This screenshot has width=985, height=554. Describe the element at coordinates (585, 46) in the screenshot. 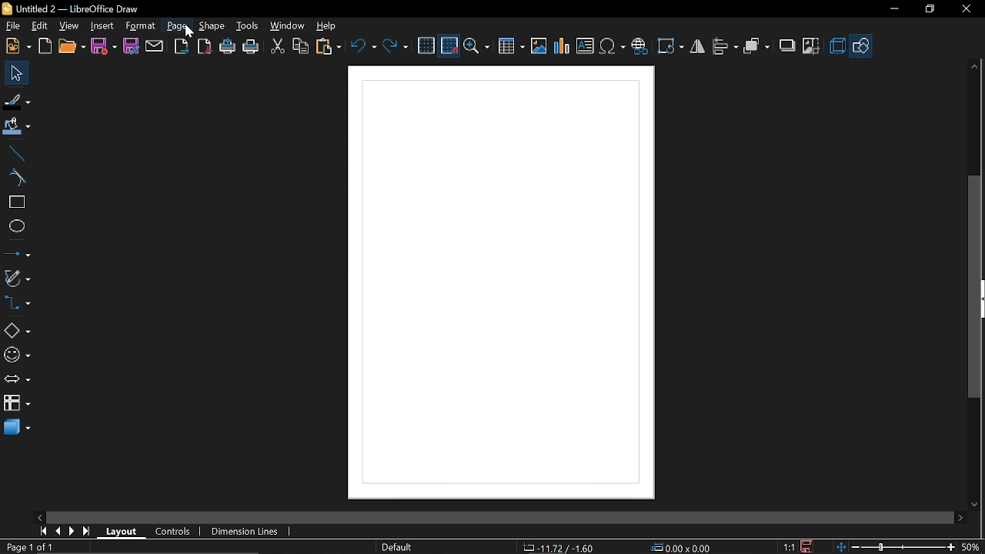

I see `Insert text` at that location.